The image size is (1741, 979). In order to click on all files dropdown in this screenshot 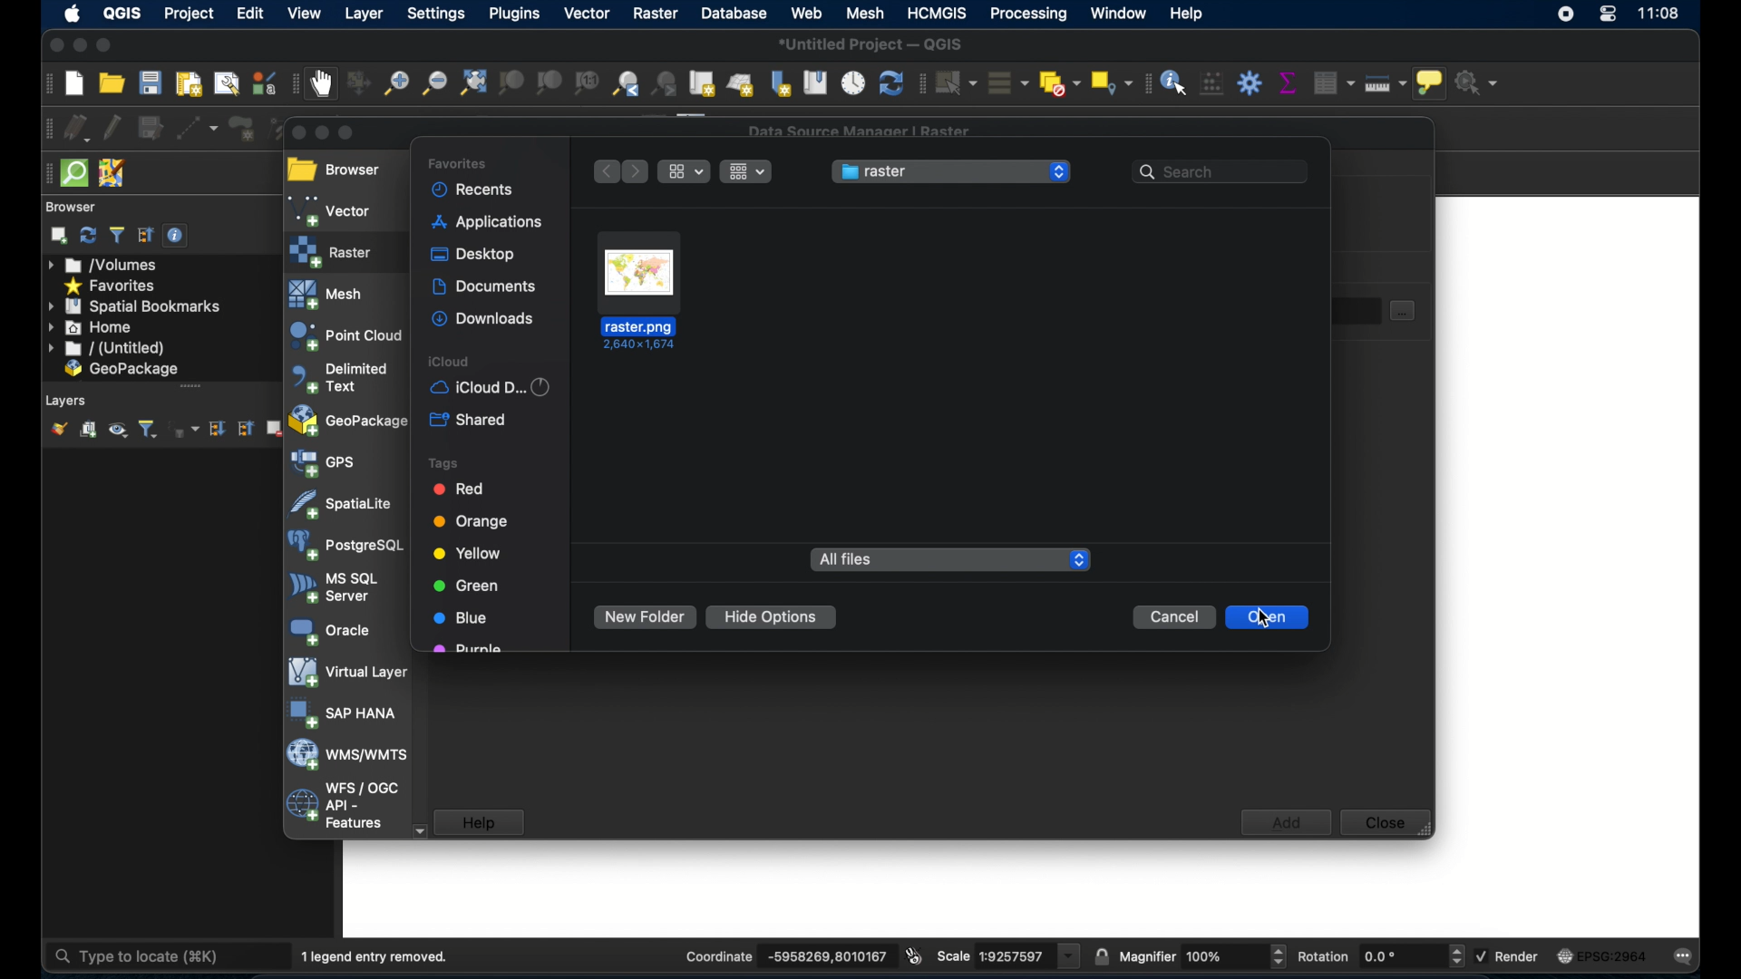, I will do `click(951, 560)`.